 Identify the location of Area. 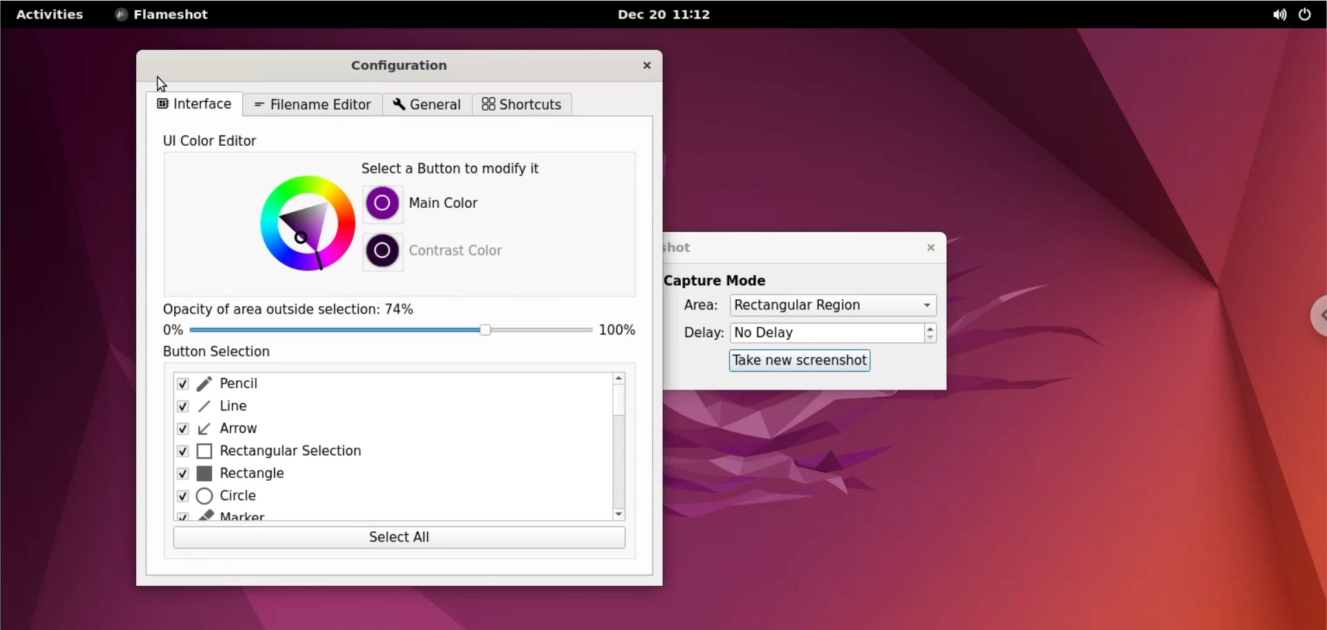
(691, 305).